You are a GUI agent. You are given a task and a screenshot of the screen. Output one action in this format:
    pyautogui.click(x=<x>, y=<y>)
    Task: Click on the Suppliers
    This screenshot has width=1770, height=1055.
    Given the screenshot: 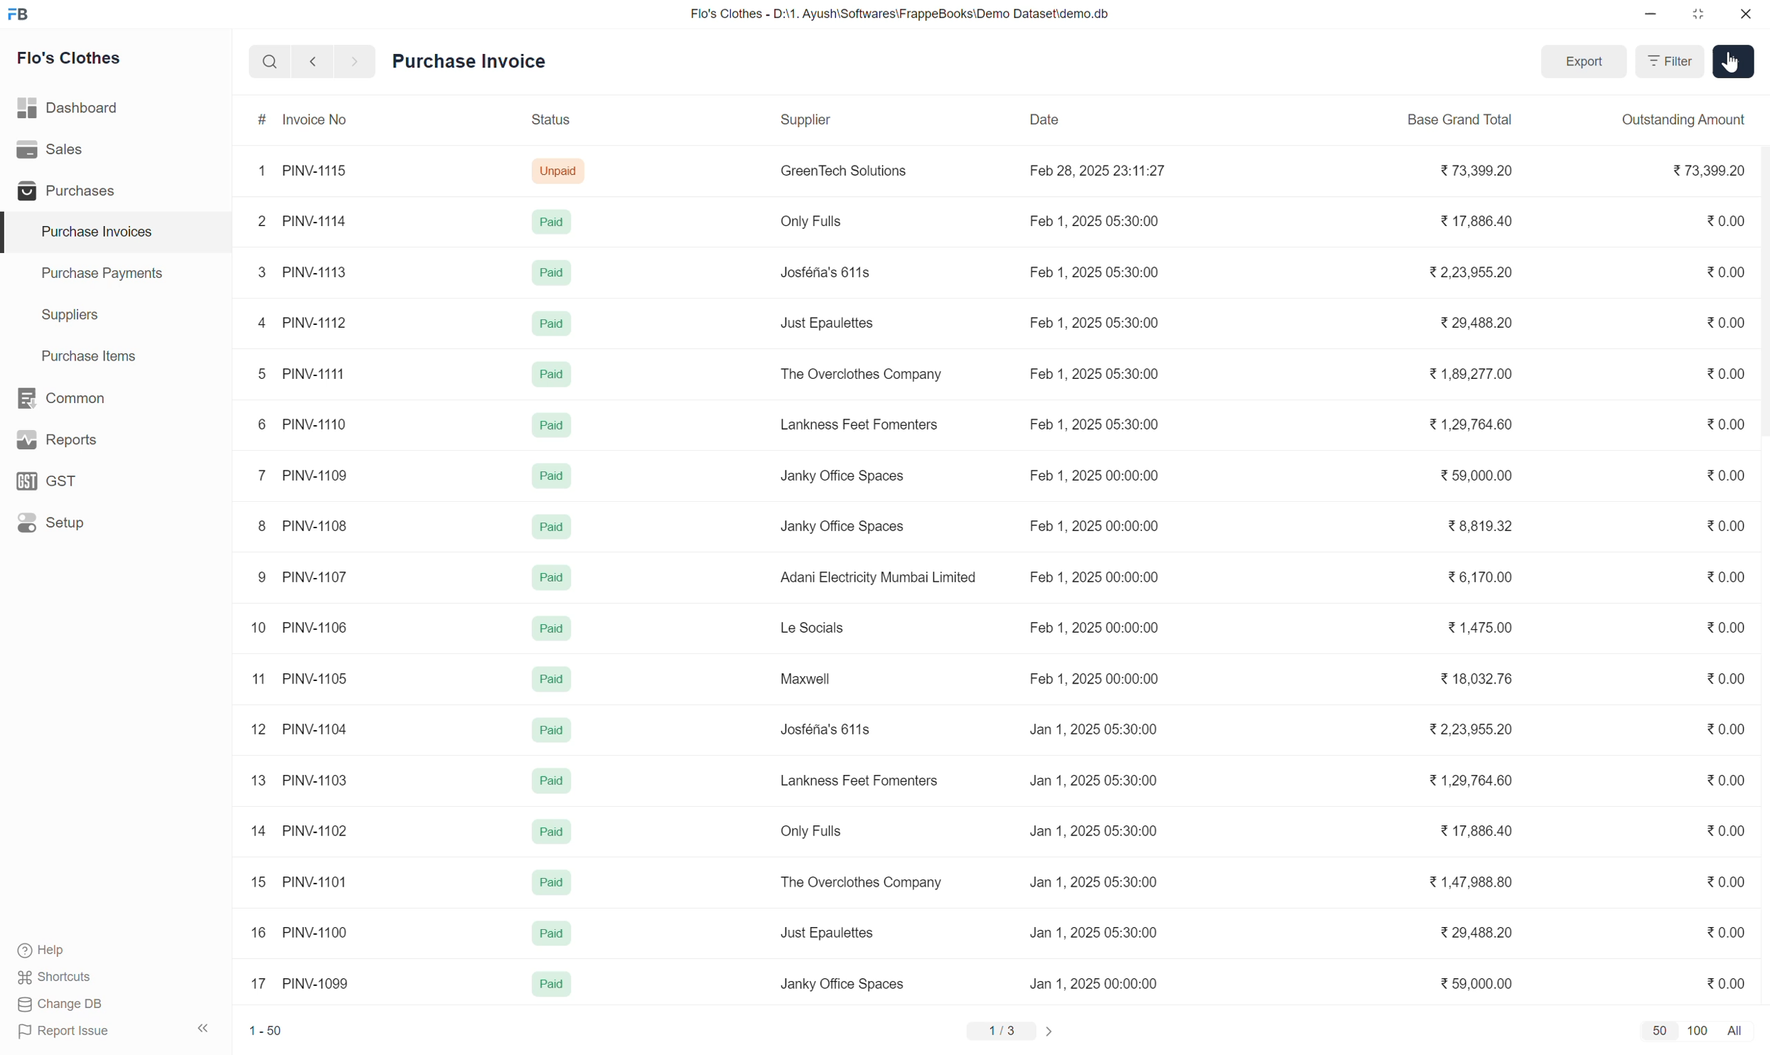 What is the action you would take?
    pyautogui.click(x=60, y=316)
    